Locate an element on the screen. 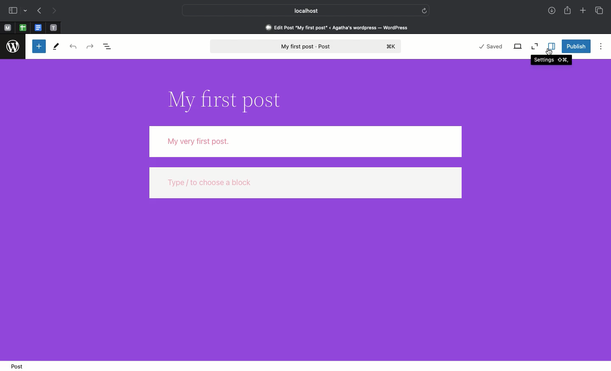 The image size is (611, 371). Share is located at coordinates (568, 11).